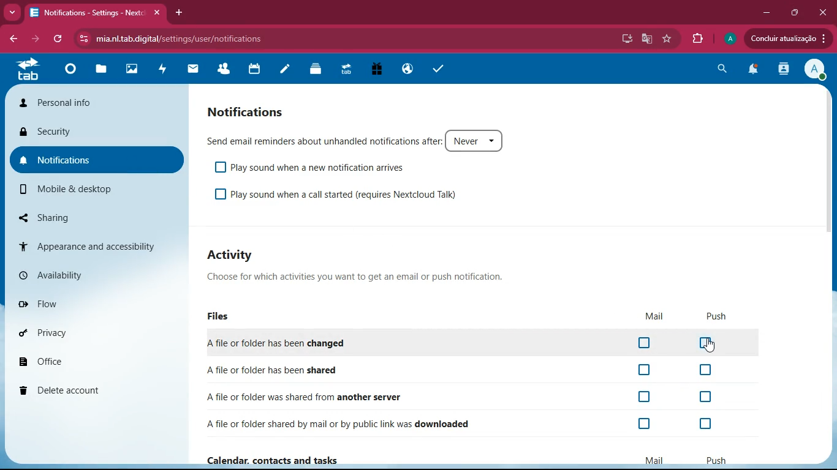 The height and width of the screenshot is (470, 837). I want to click on maximize, so click(794, 13).